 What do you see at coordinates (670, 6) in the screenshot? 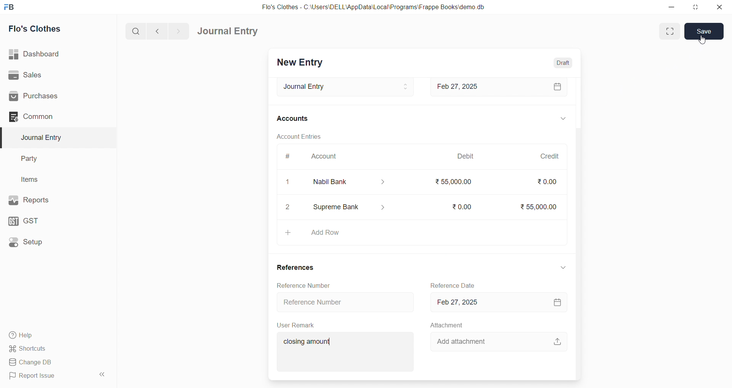
I see `minimize` at bounding box center [670, 6].